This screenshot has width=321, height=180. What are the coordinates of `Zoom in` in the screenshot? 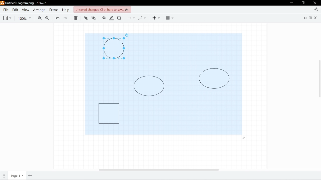 It's located at (39, 18).